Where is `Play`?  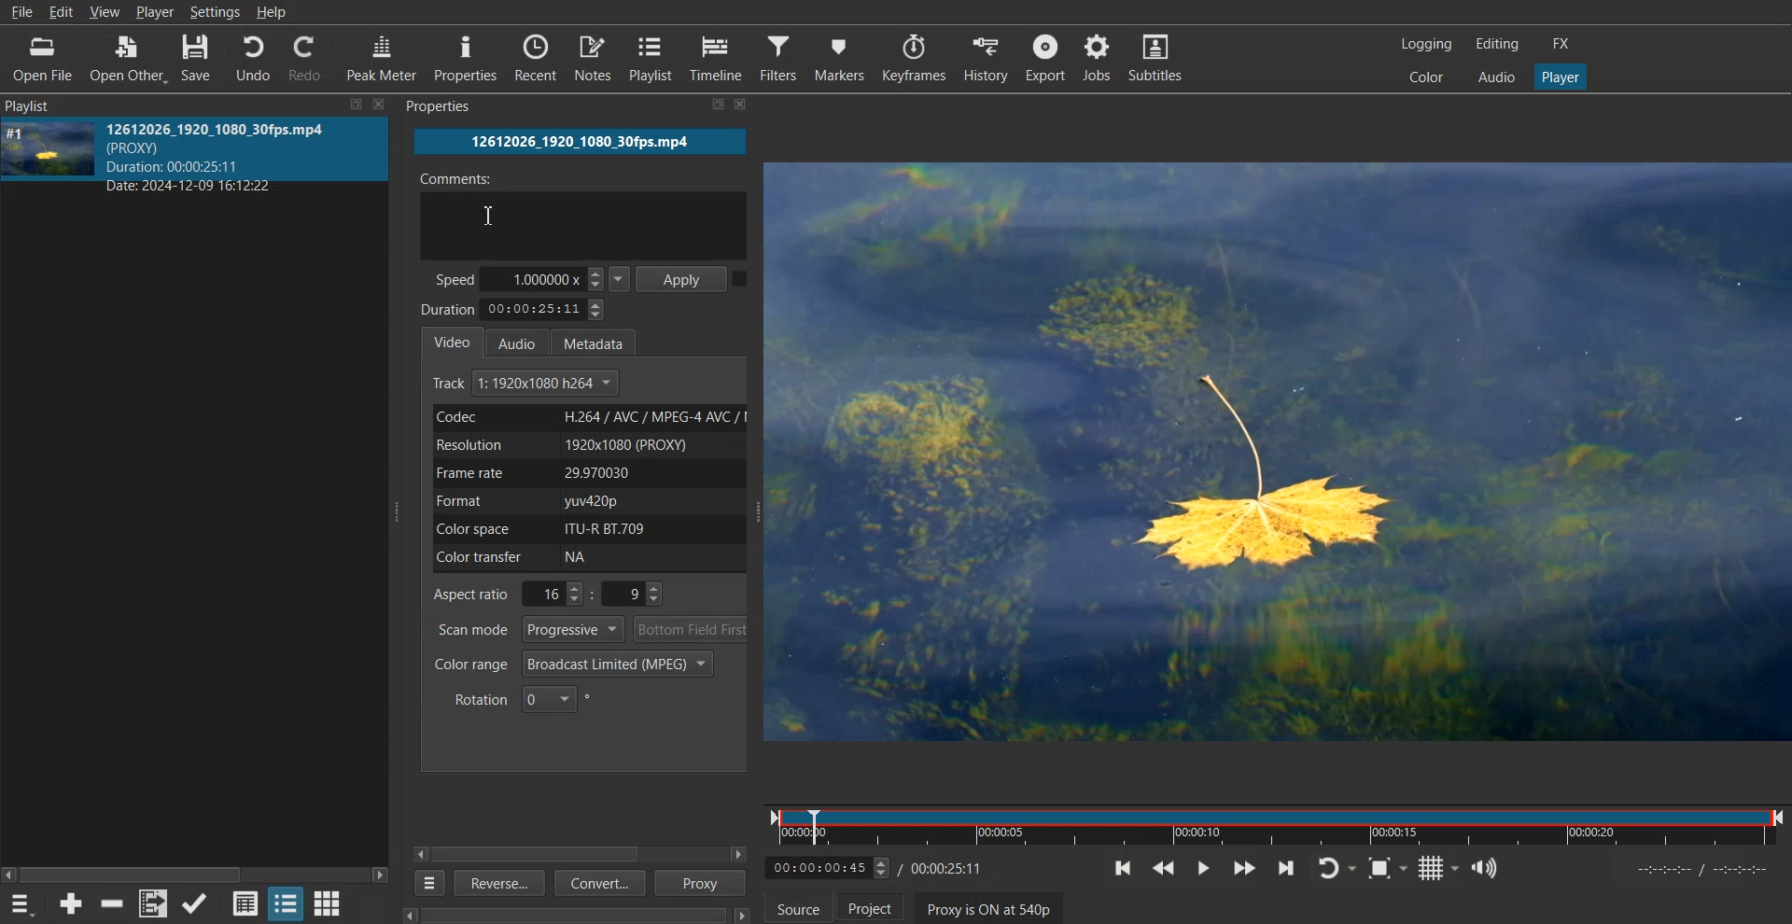 Play is located at coordinates (1202, 867).